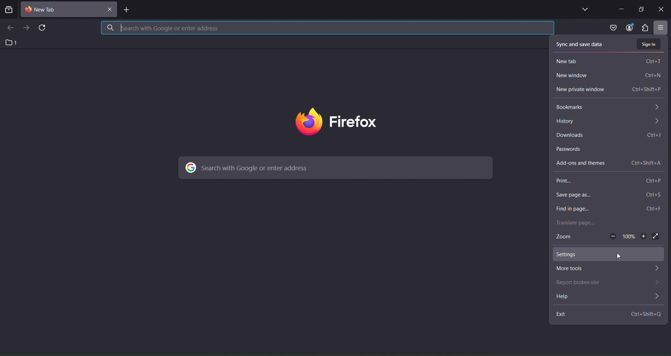  What do you see at coordinates (656, 237) in the screenshot?
I see `display in full screen` at bounding box center [656, 237].